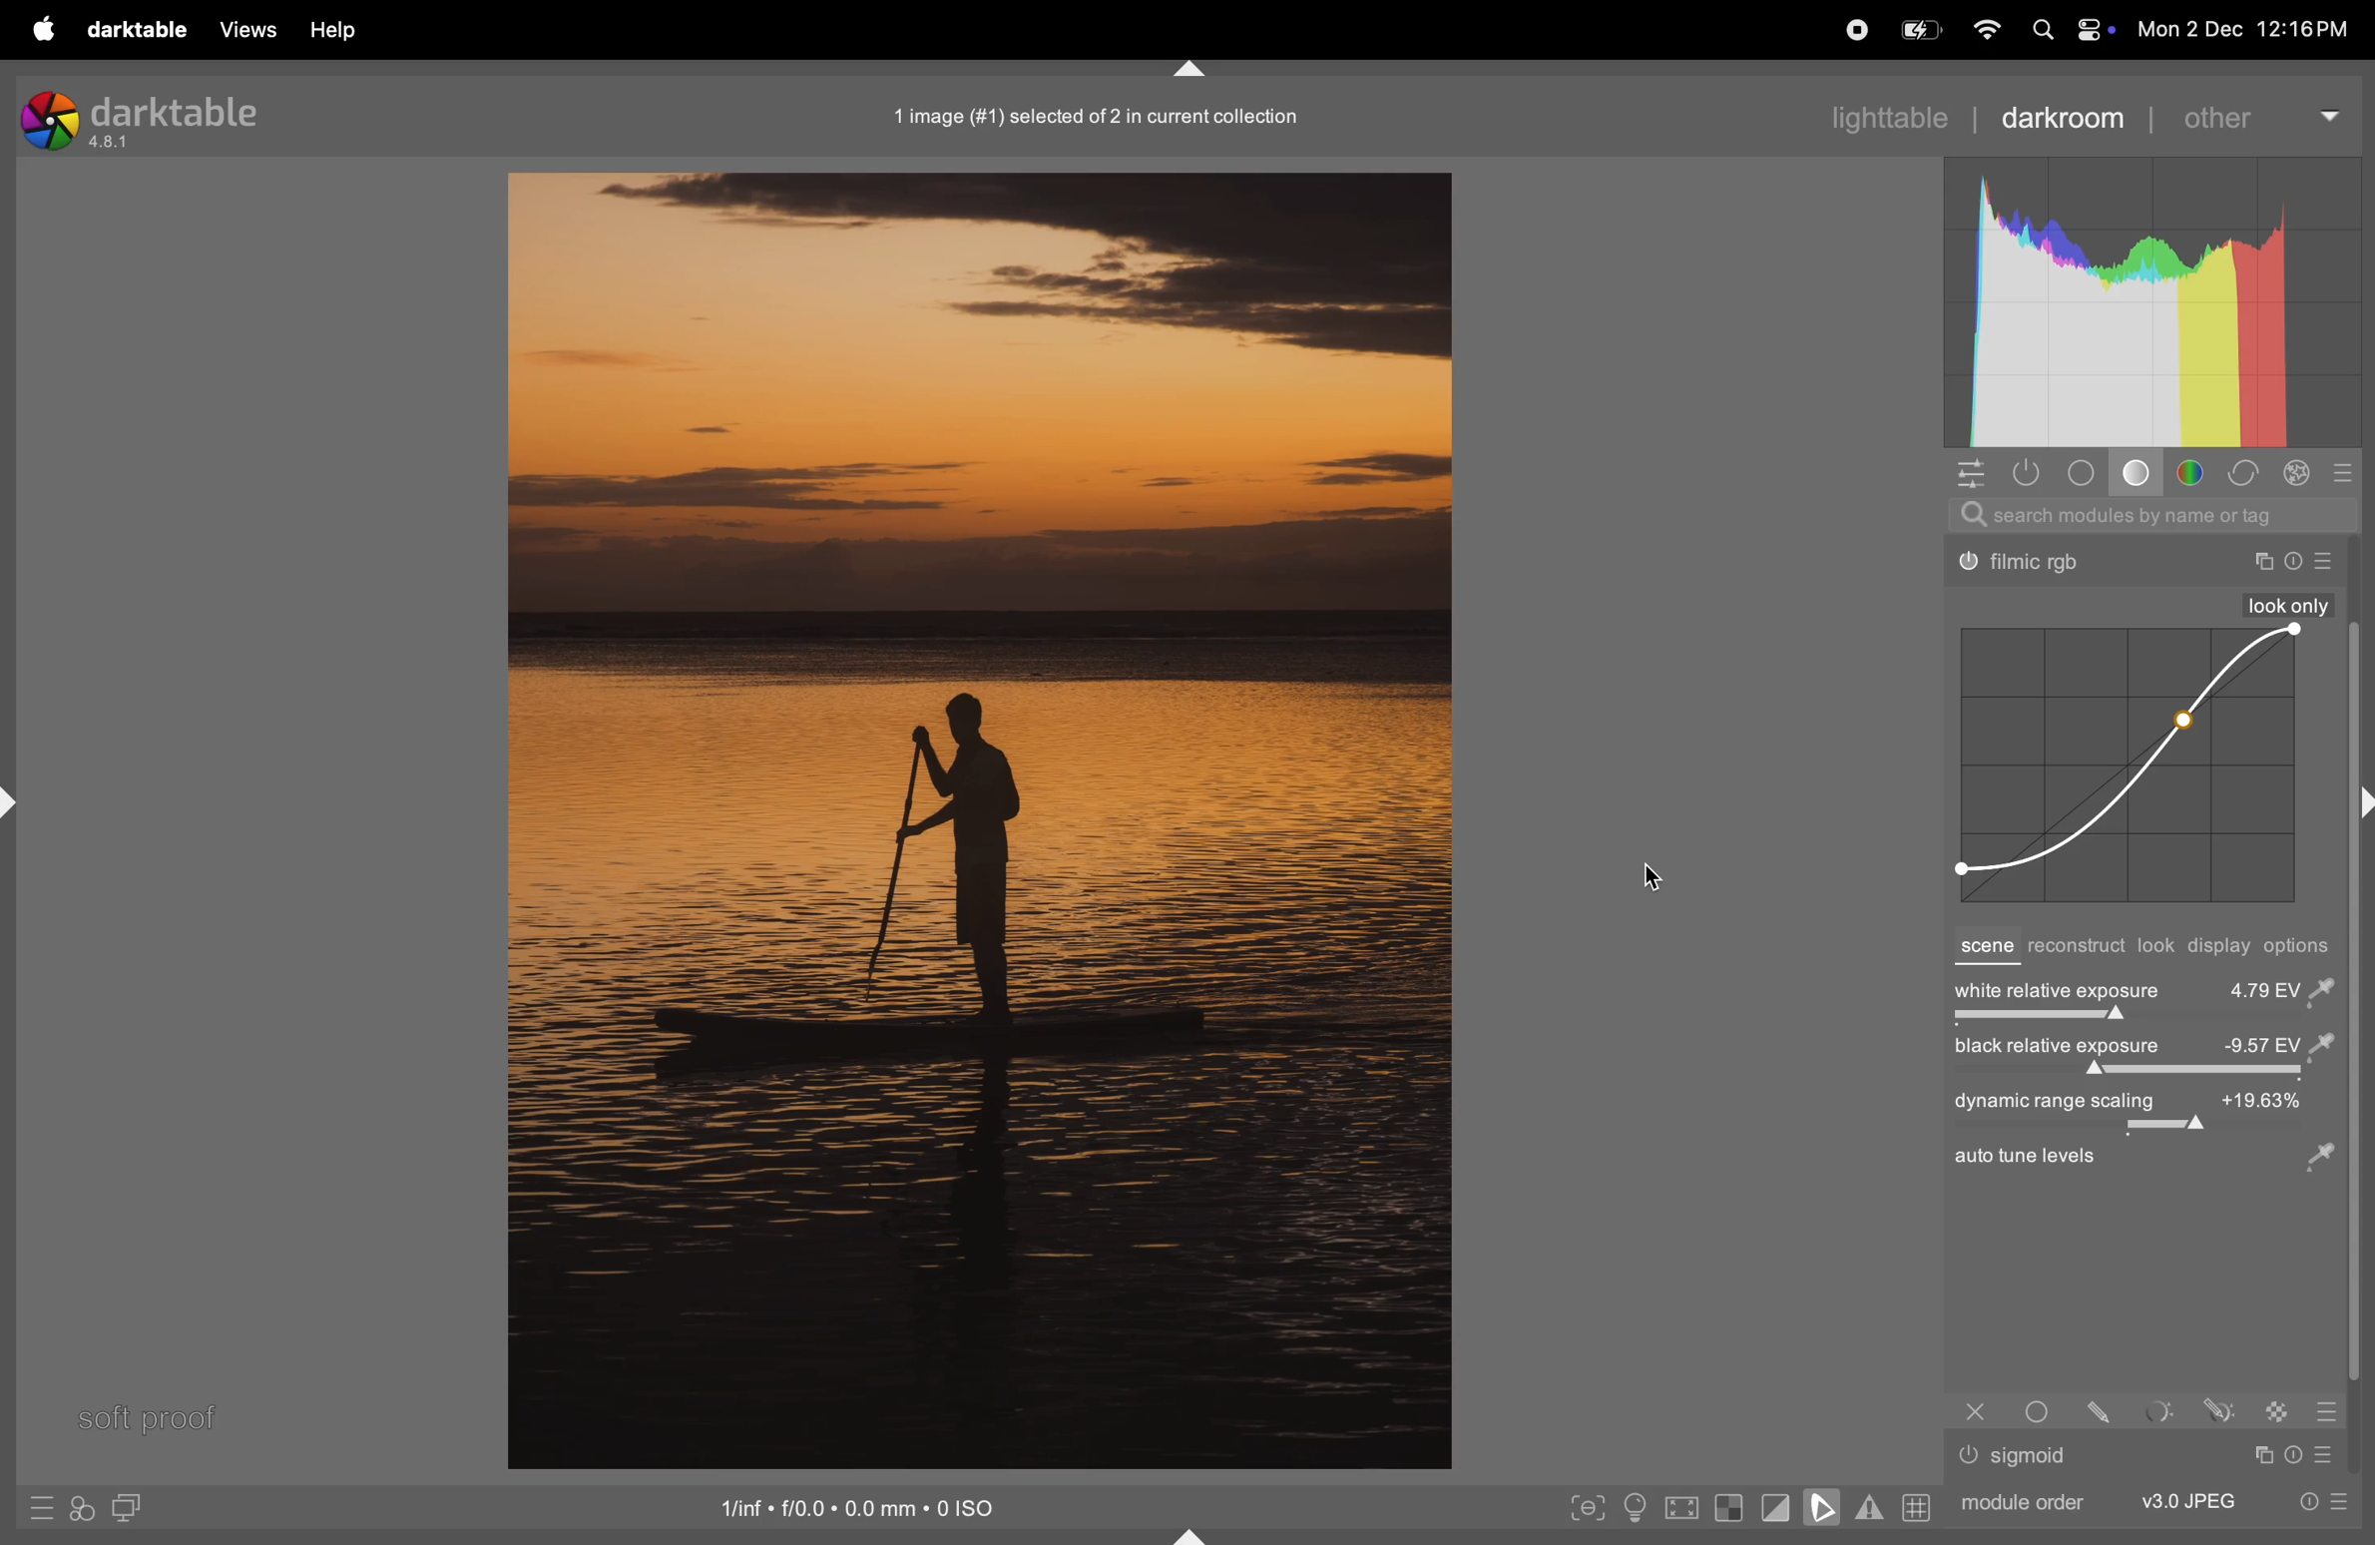 This screenshot has height=1545, width=2375. I want to click on batttery, so click(1920, 32).